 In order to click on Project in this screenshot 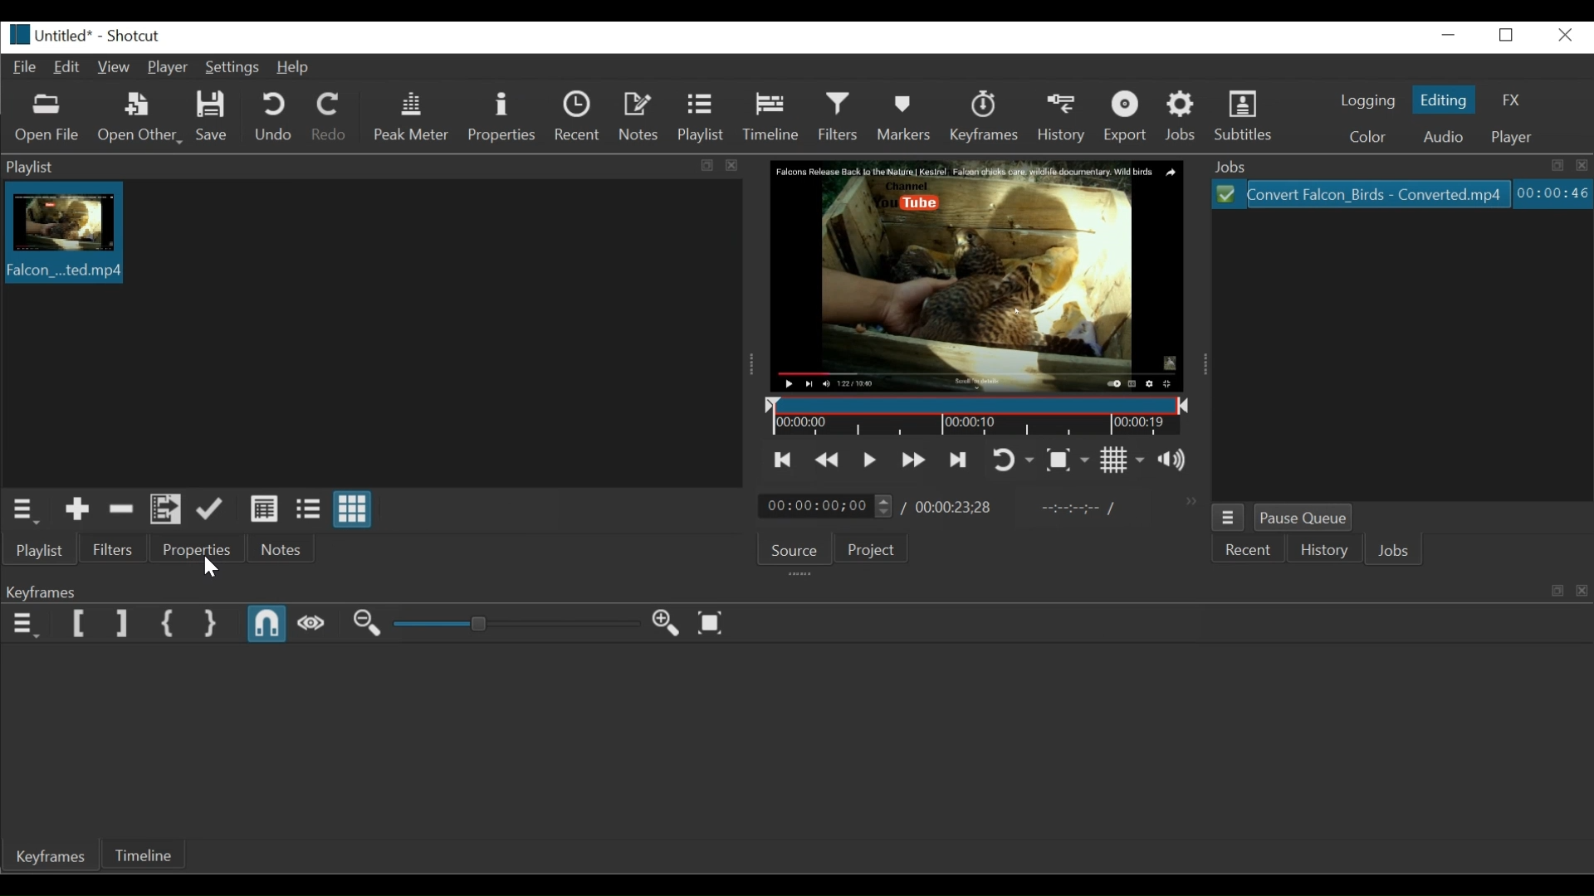, I will do `click(870, 548)`.